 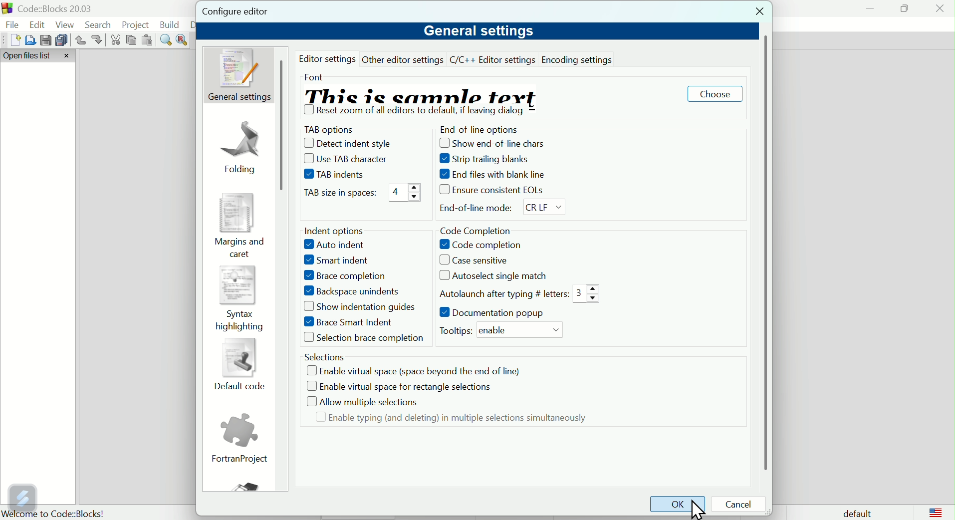 I want to click on Ensure consistent eol's, so click(x=495, y=191).